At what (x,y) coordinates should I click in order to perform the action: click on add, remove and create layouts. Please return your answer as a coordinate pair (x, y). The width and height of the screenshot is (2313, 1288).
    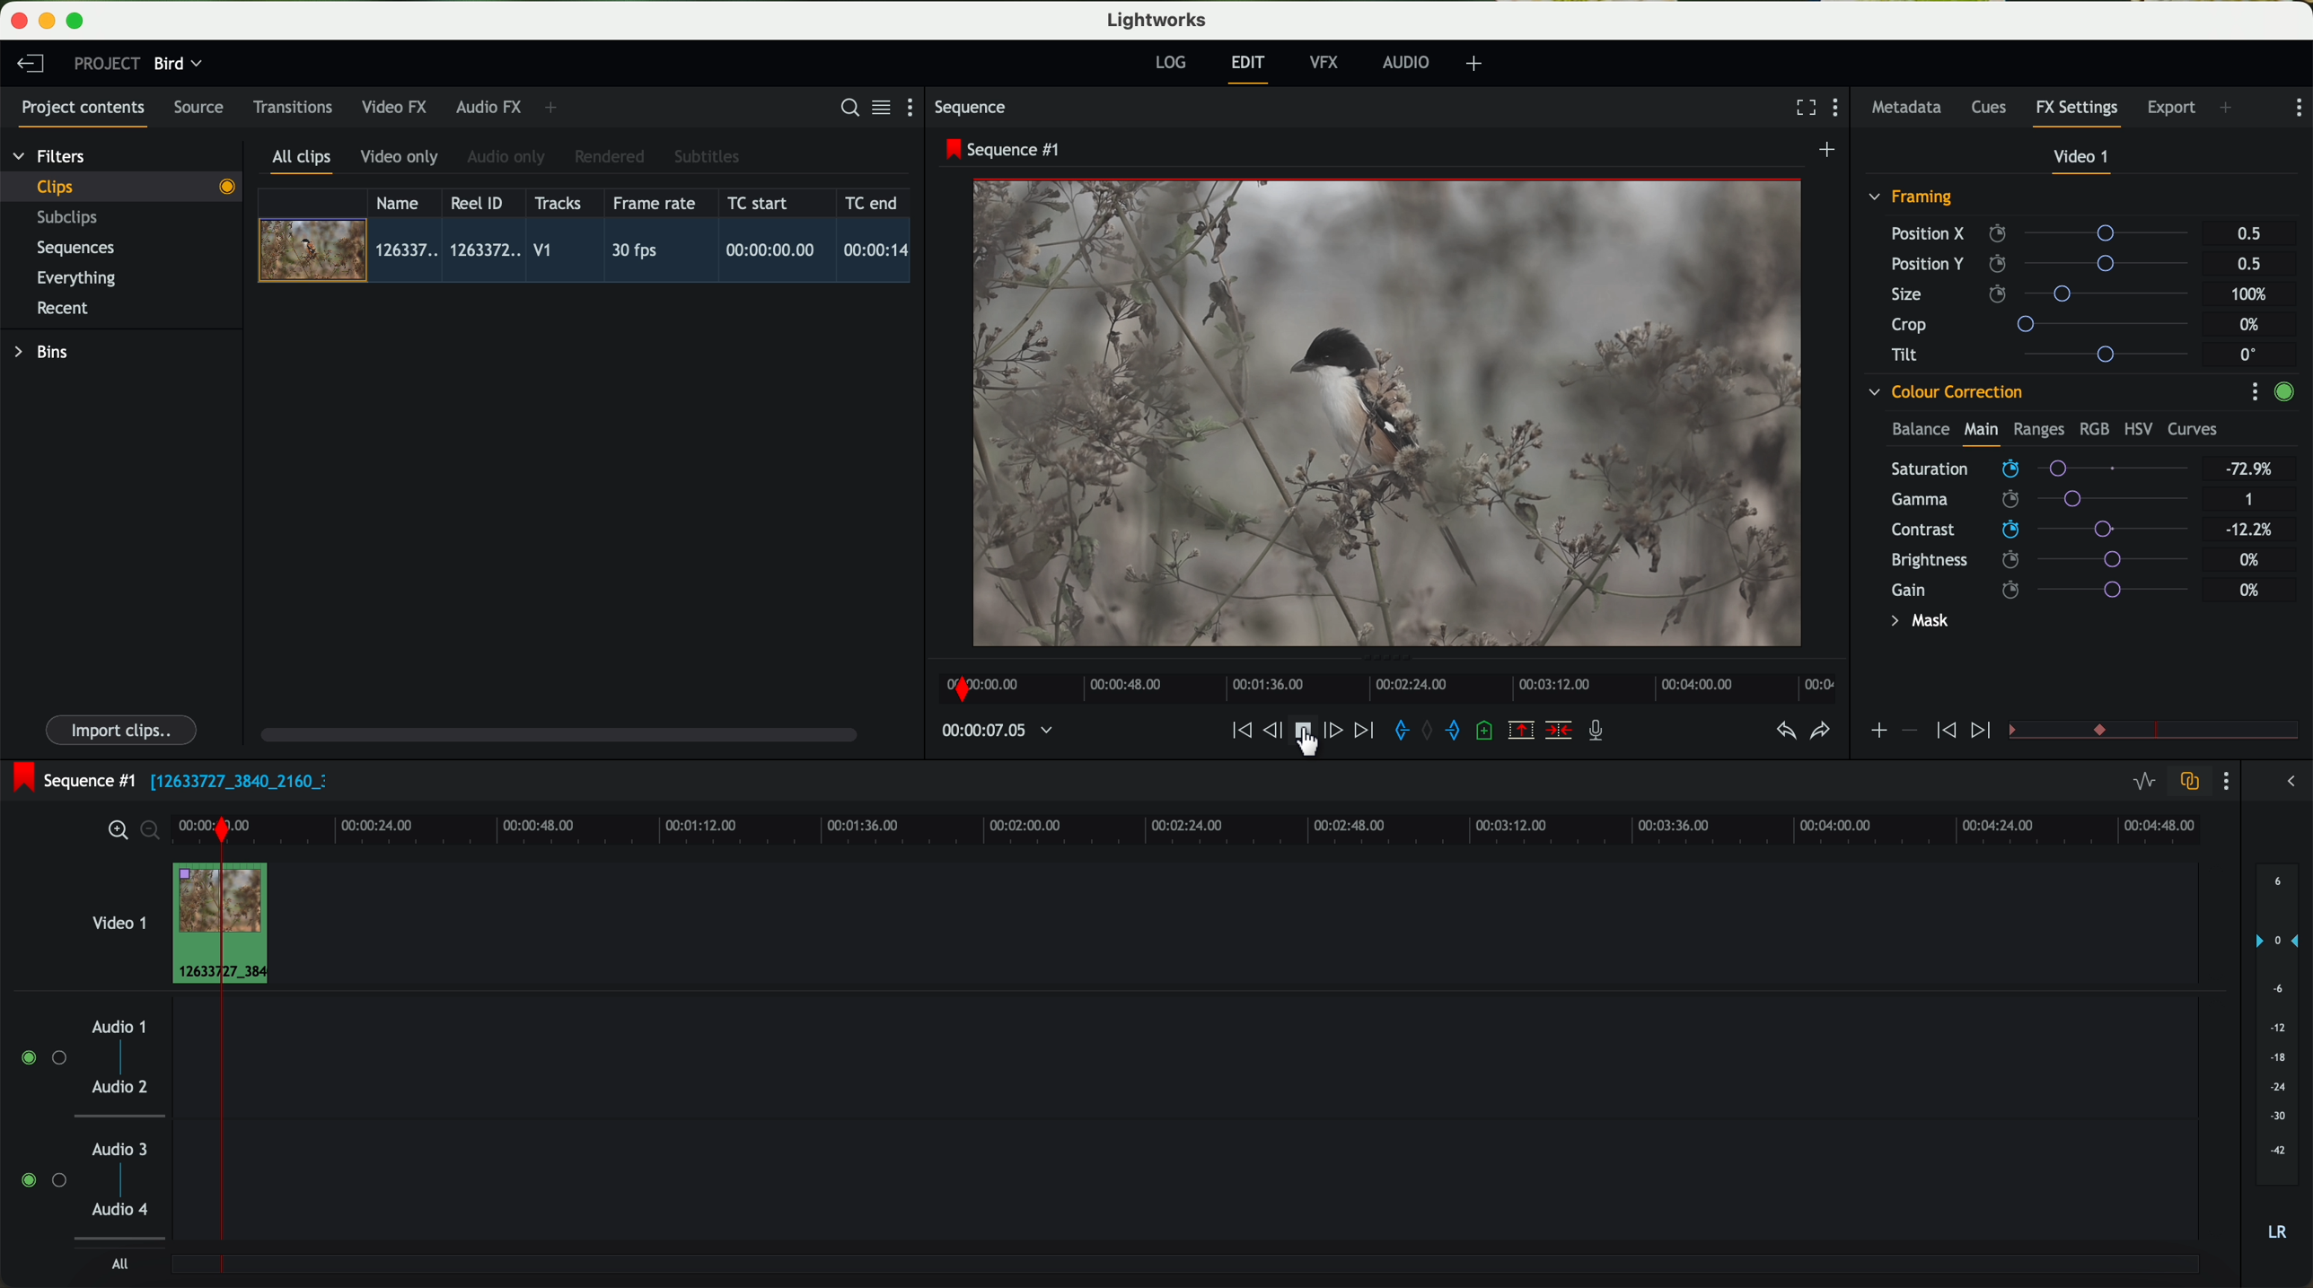
    Looking at the image, I should click on (1477, 64).